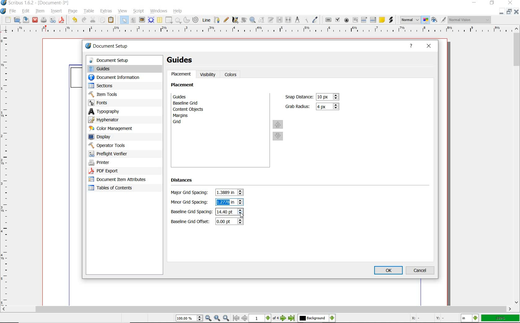 The height and width of the screenshot is (323, 520). Describe the element at coordinates (420, 270) in the screenshot. I see `cancel` at that location.